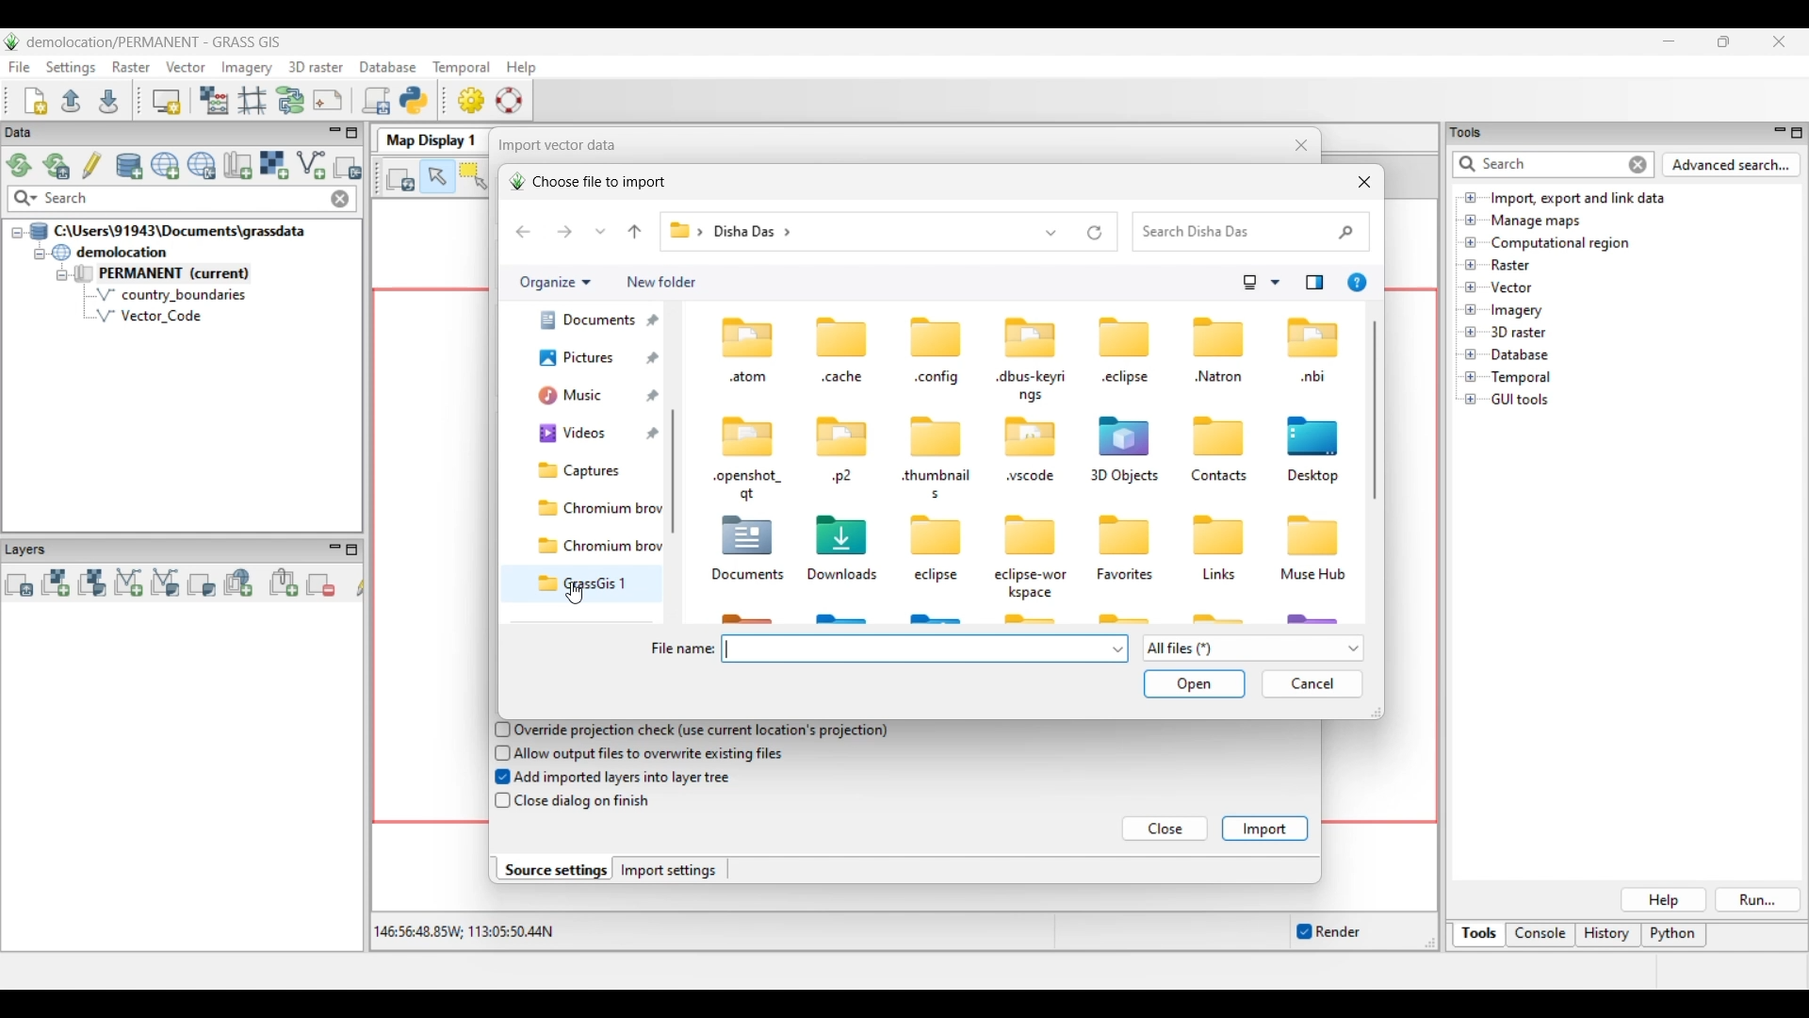 Image resolution: width=1809 pixels, height=1018 pixels. I want to click on Add raster map layer, so click(56, 583).